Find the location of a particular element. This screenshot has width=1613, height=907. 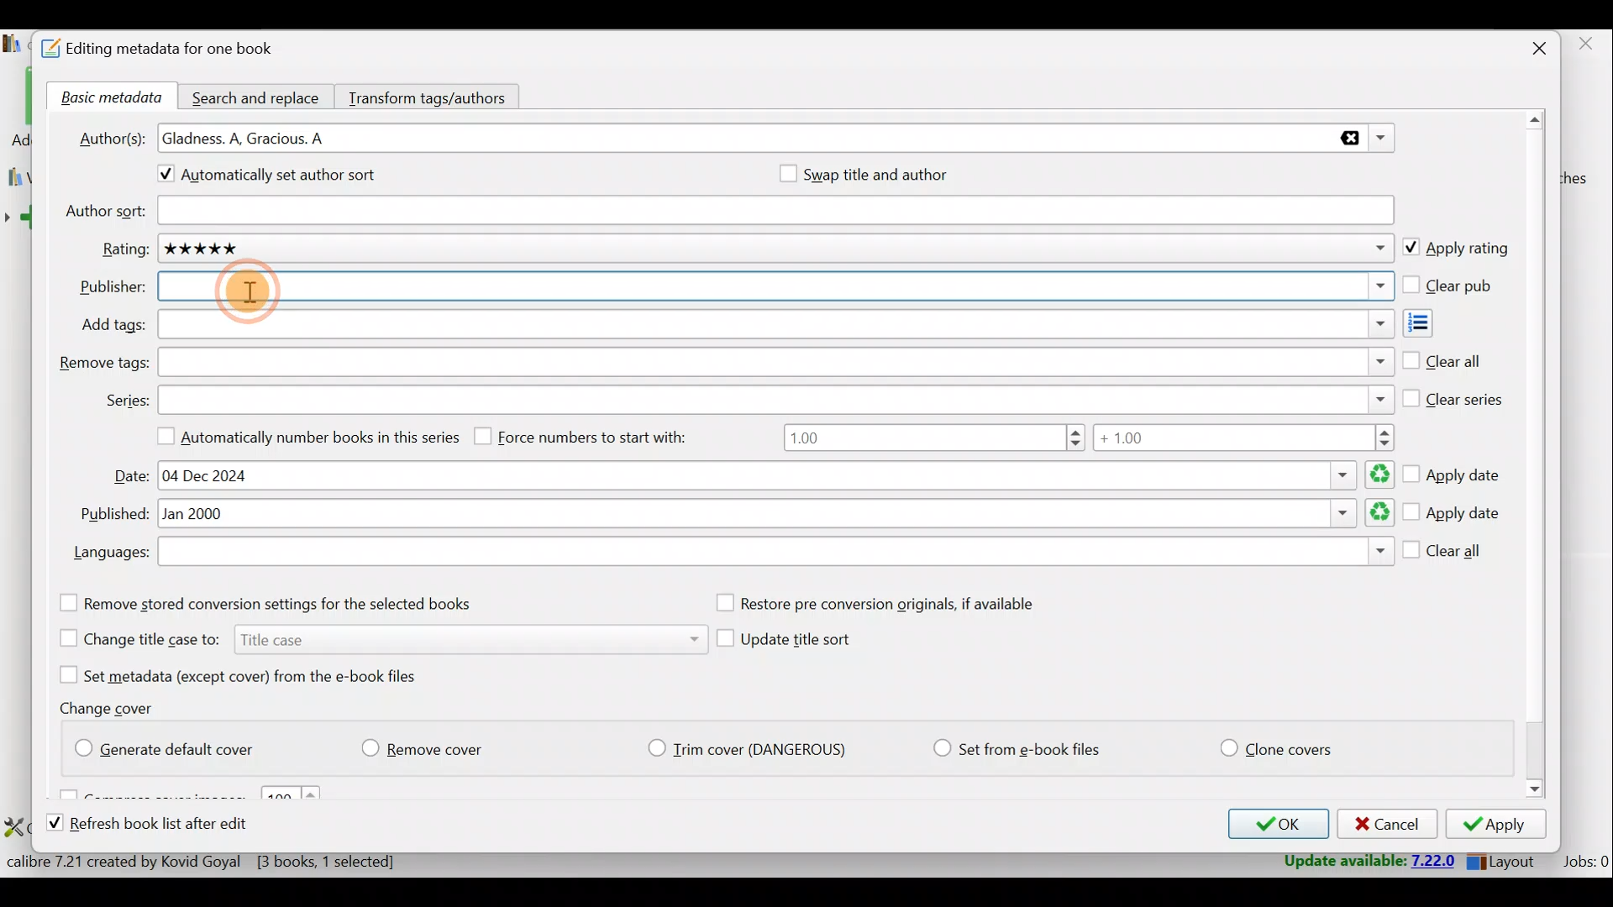

Restore pre conversion originals, if available is located at coordinates (893, 604).